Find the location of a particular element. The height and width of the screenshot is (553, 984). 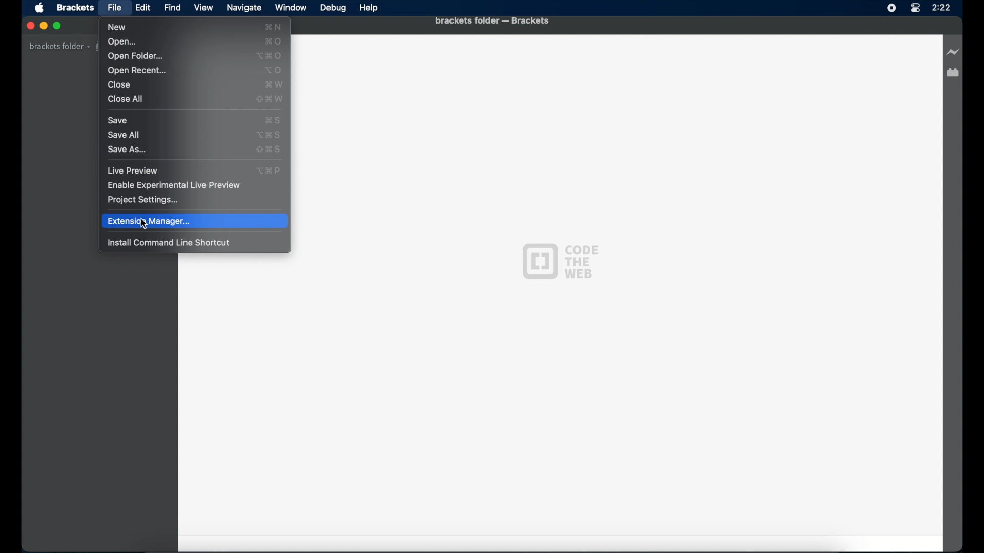

2:22 is located at coordinates (949, 11).